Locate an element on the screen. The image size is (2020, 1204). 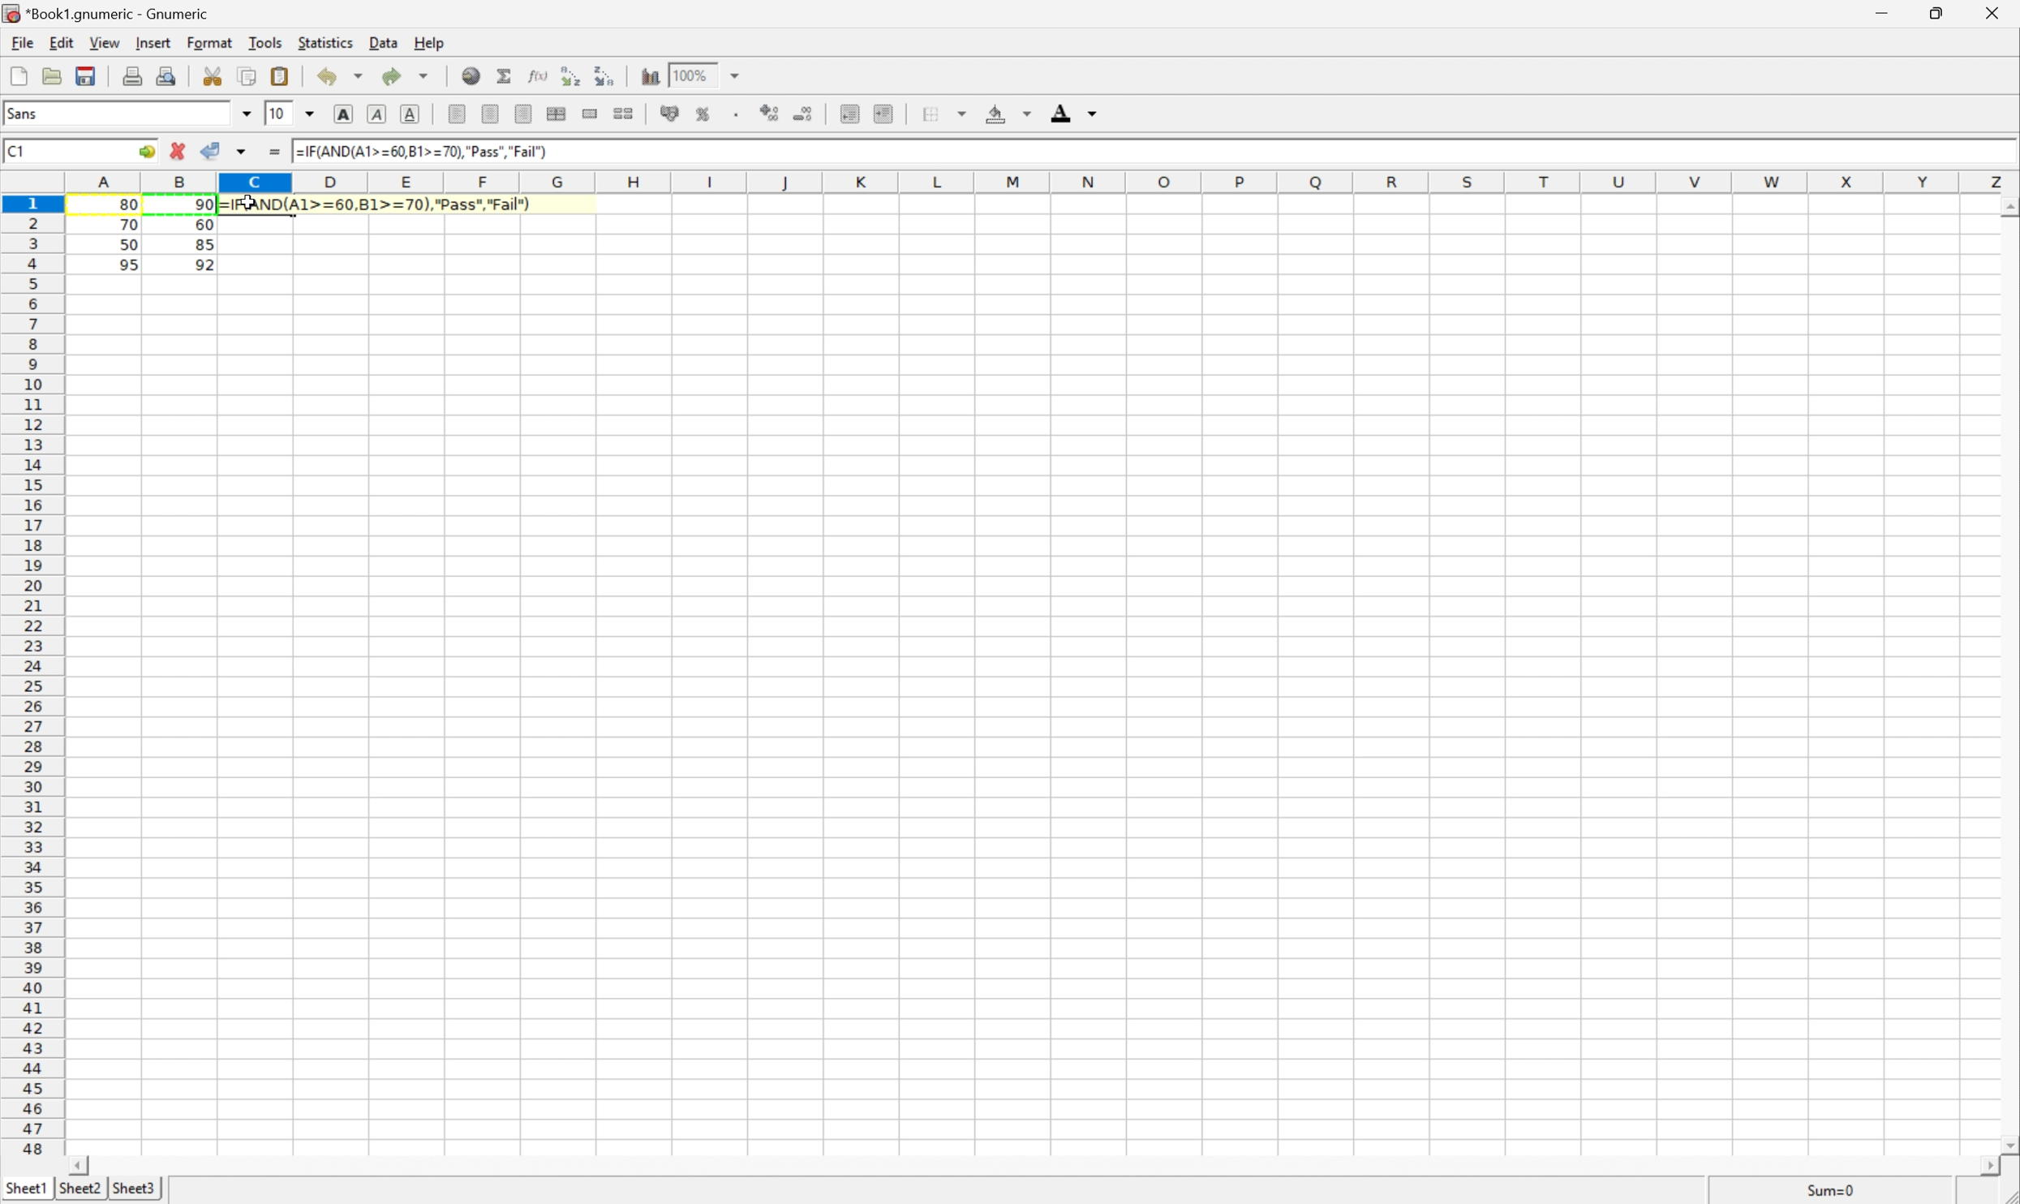
Sum=80 is located at coordinates (1829, 1190).